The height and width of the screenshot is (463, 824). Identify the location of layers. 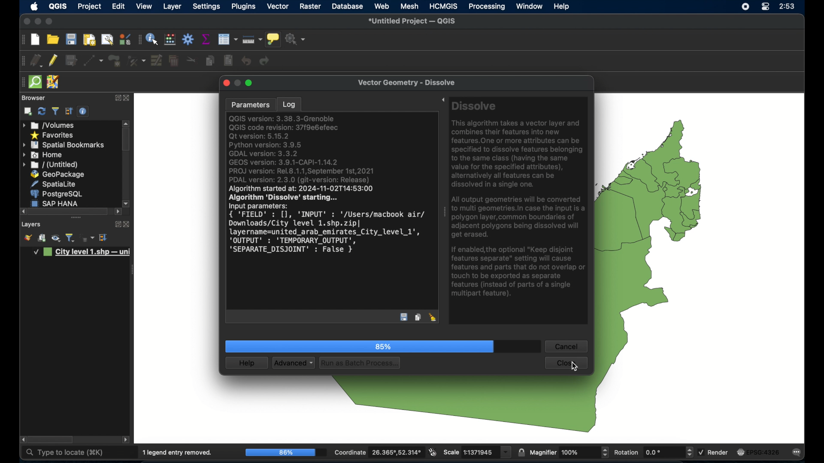
(31, 224).